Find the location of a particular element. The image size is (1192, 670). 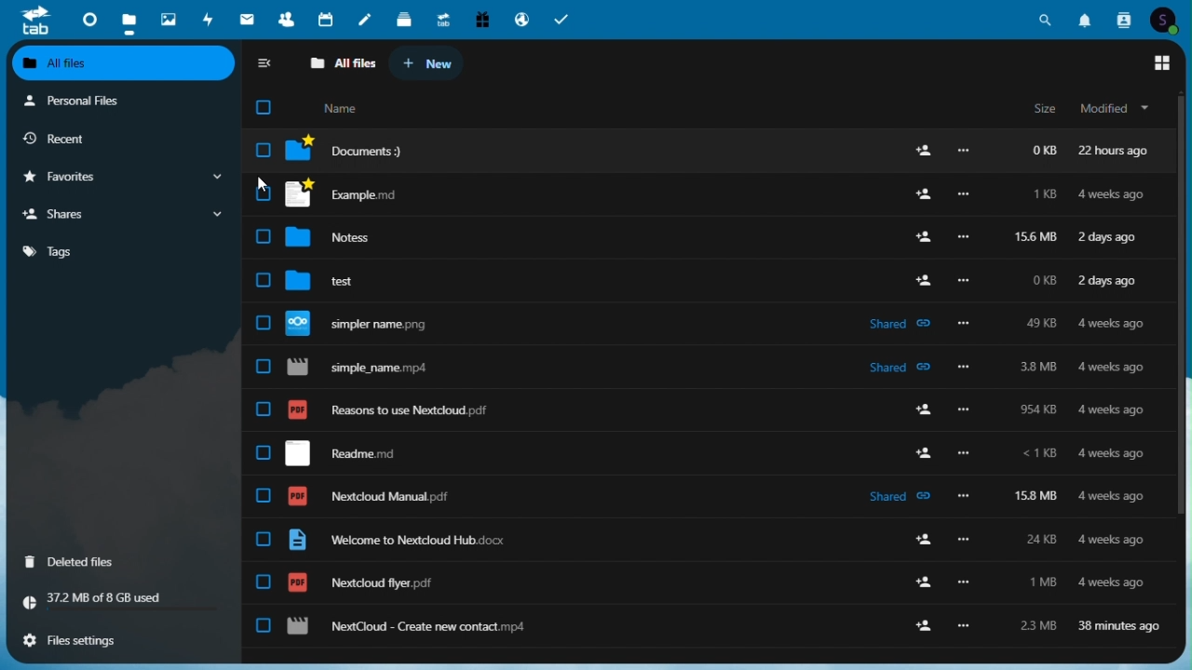

4 weeks ago is located at coordinates (1113, 583).